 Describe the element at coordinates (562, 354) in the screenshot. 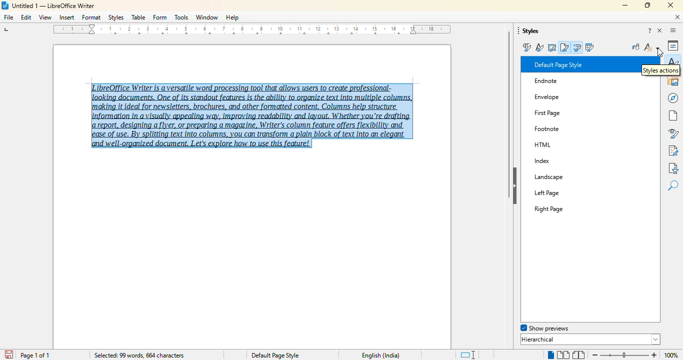

I see `multi-page view` at that location.